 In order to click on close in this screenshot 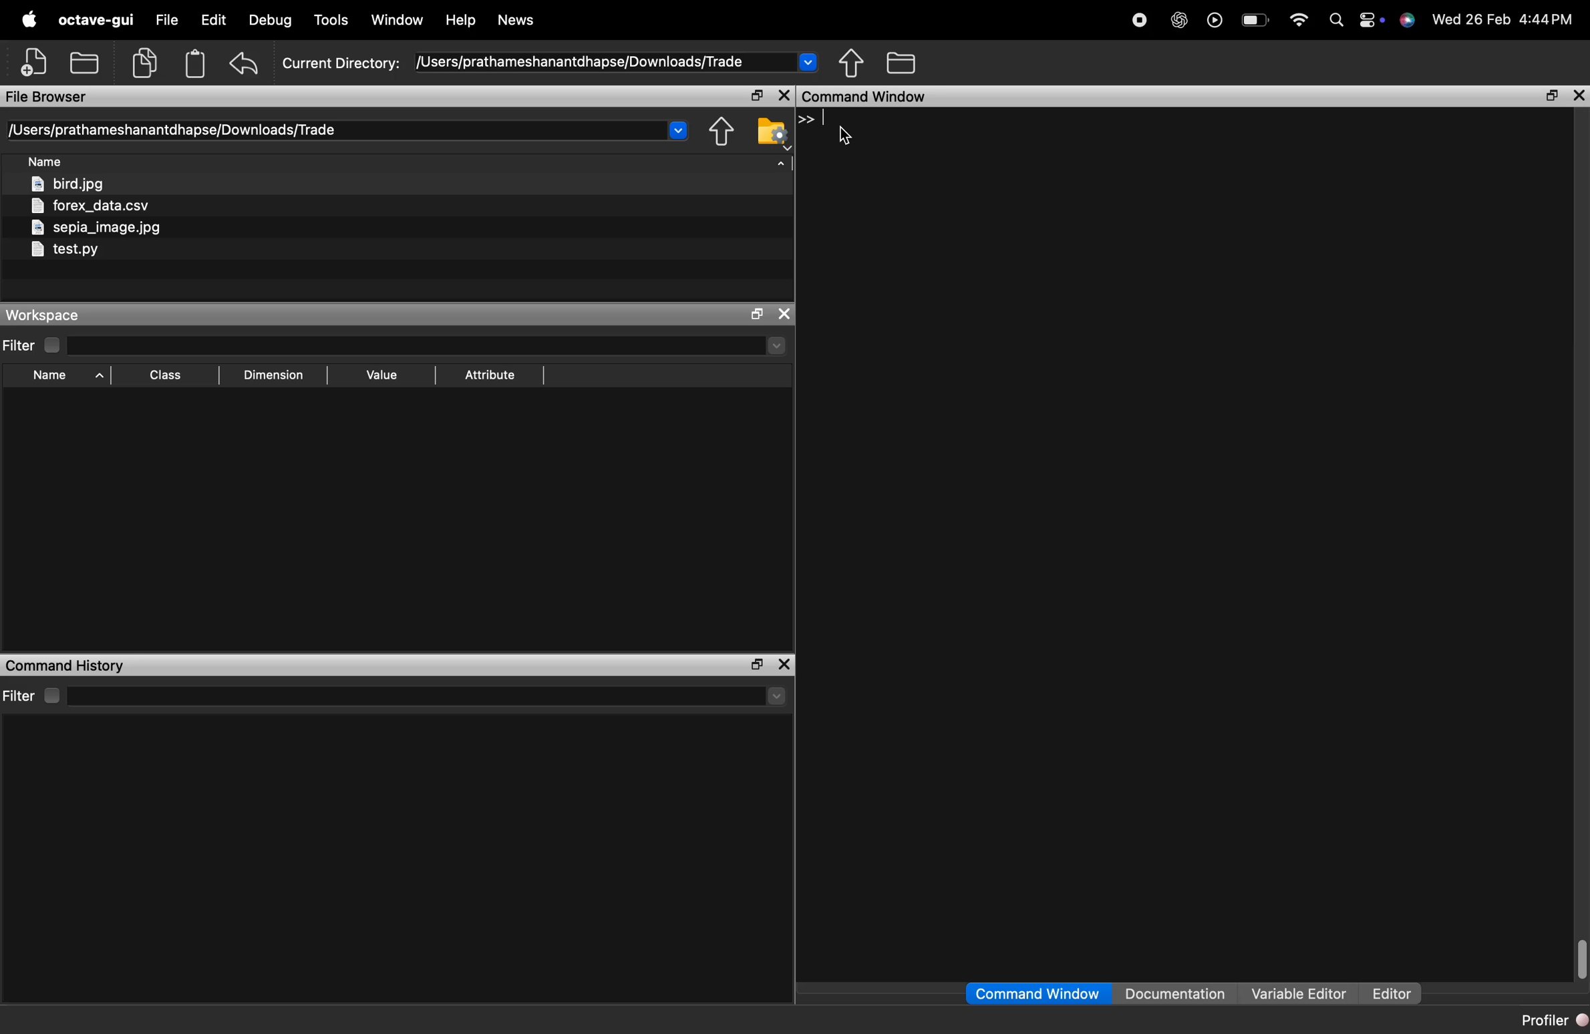, I will do `click(784, 665)`.